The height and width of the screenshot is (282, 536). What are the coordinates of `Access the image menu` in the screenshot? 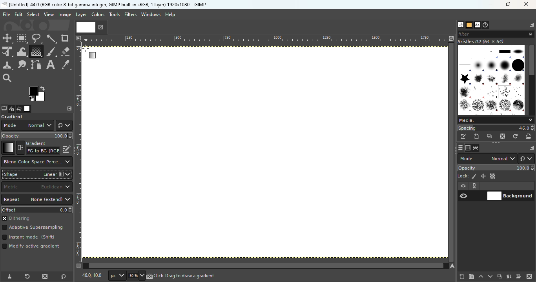 It's located at (78, 37).